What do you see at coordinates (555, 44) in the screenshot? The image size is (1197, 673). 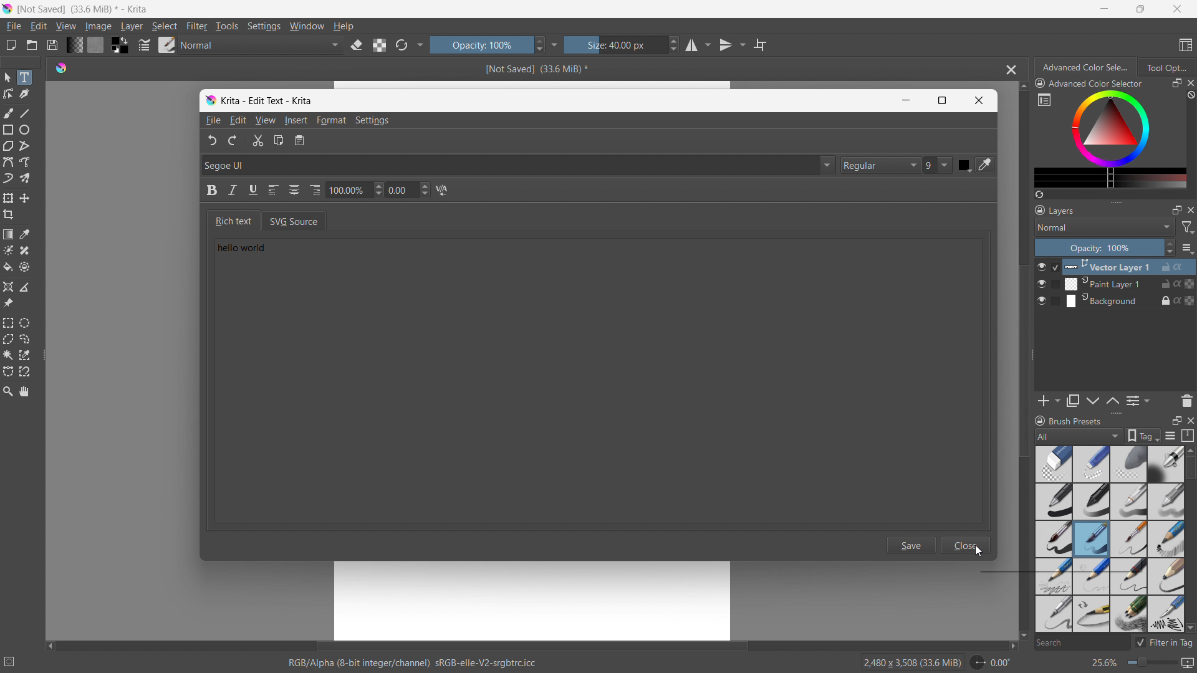 I see `more settings` at bounding box center [555, 44].